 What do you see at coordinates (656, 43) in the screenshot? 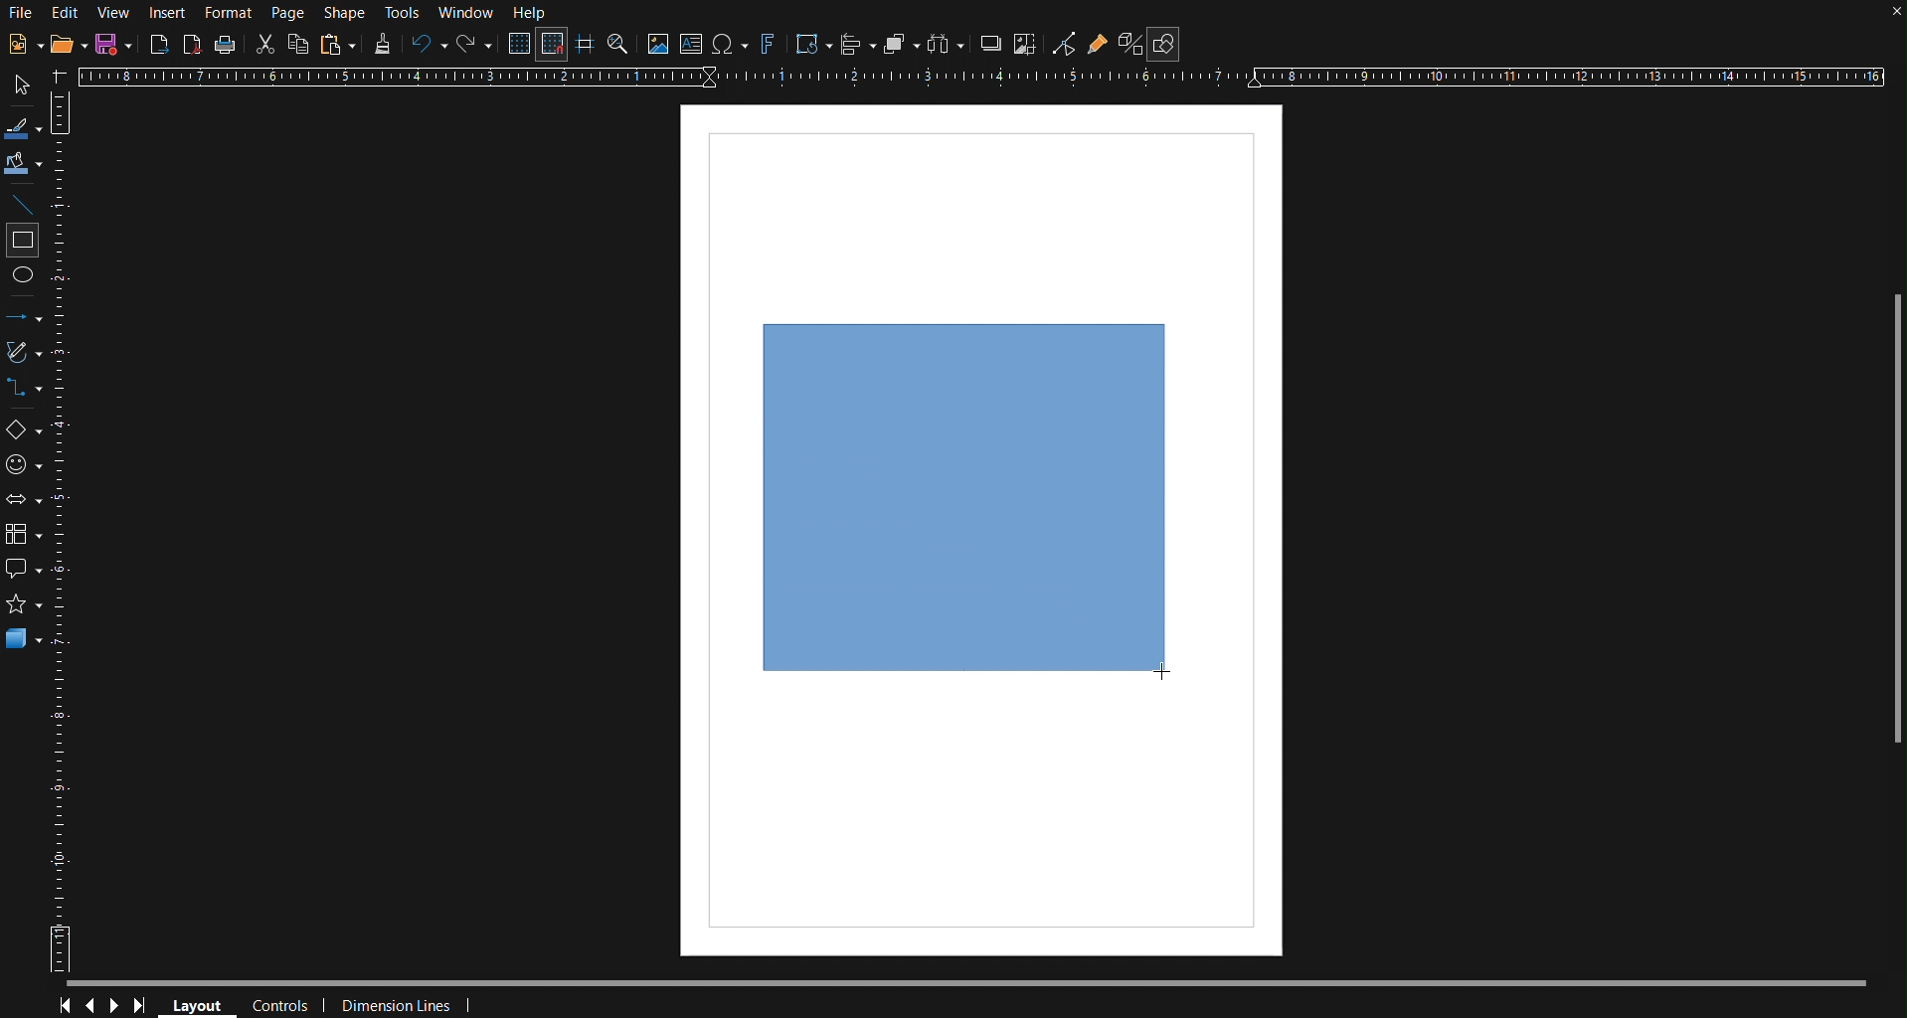
I see `Insert Image` at bounding box center [656, 43].